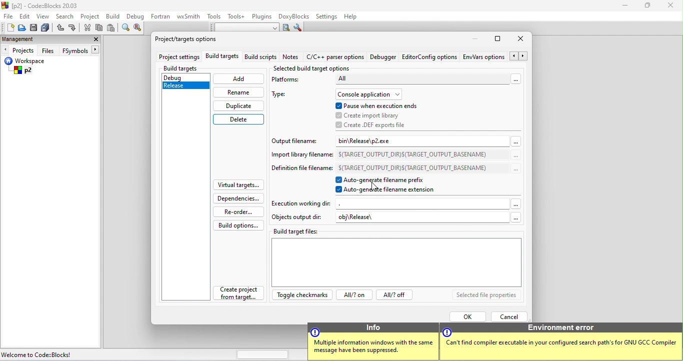 The width and height of the screenshot is (683, 361). What do you see at coordinates (335, 57) in the screenshot?
I see `c/c++ parser option` at bounding box center [335, 57].